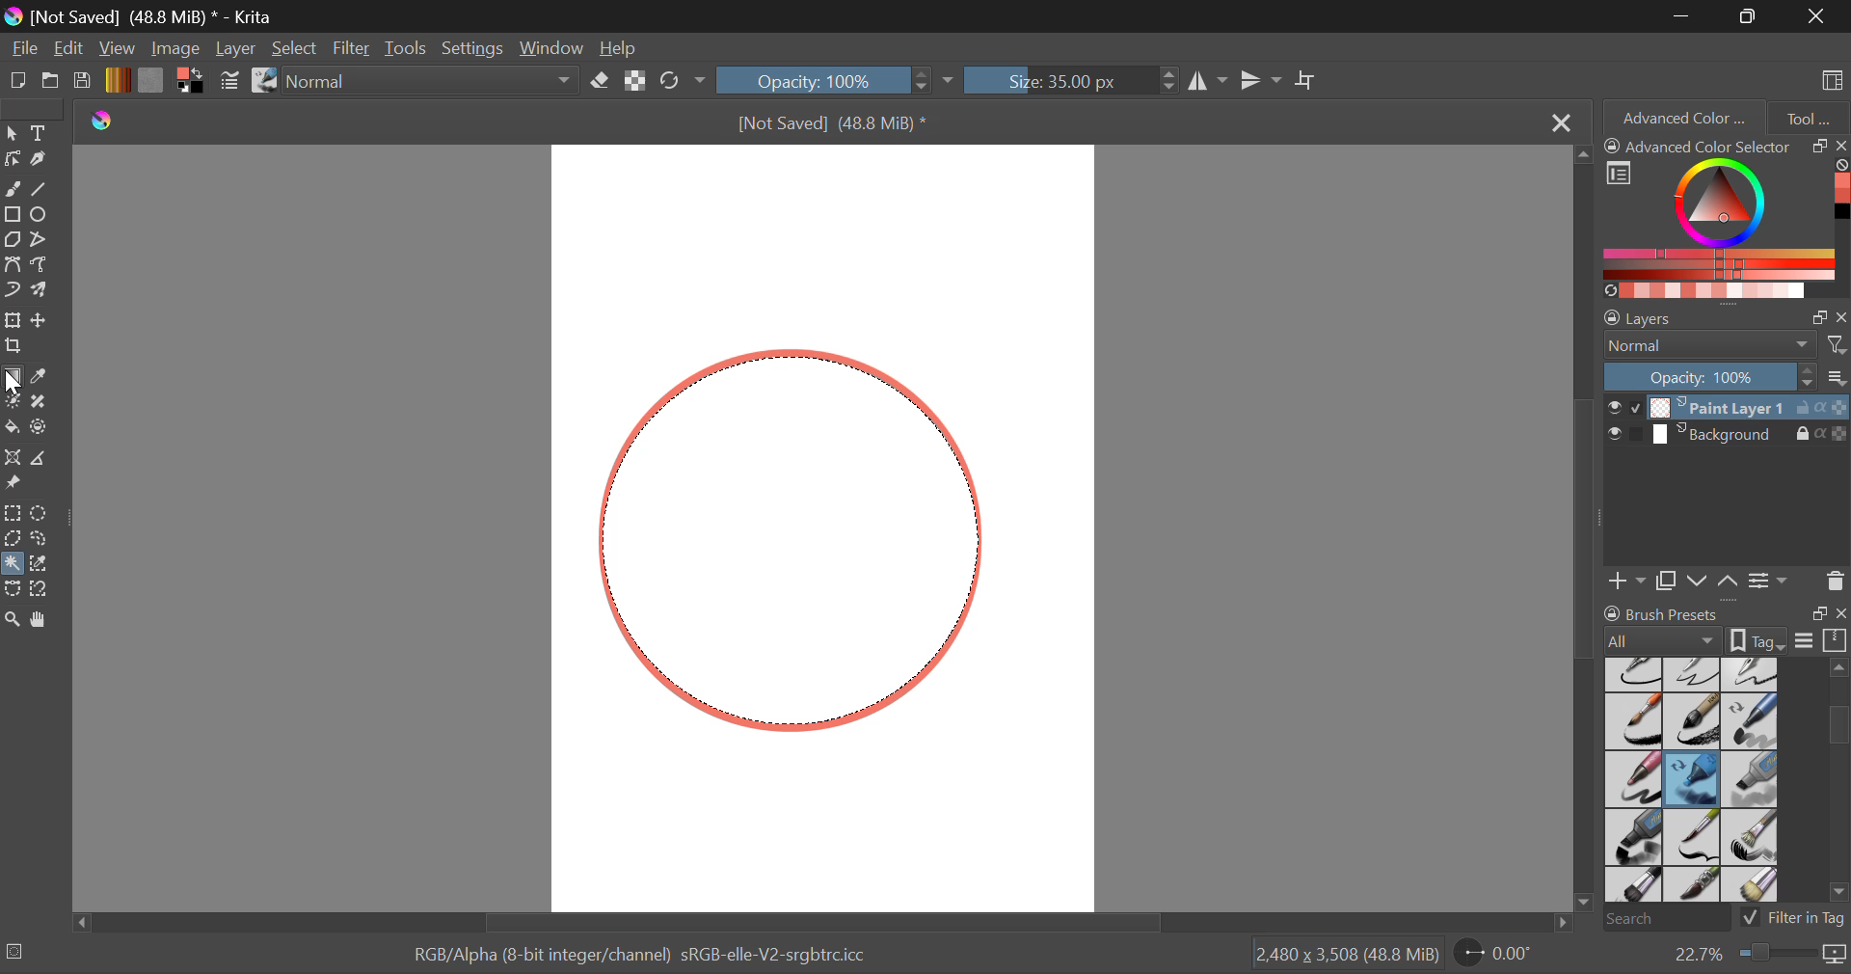  I want to click on Line, so click(42, 191).